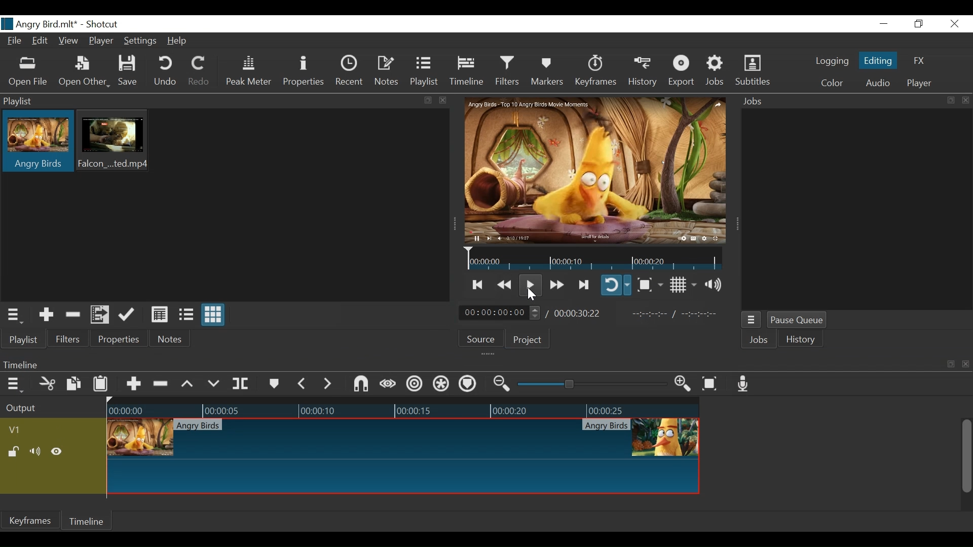  What do you see at coordinates (506, 283) in the screenshot?
I see `Play backward quickly` at bounding box center [506, 283].